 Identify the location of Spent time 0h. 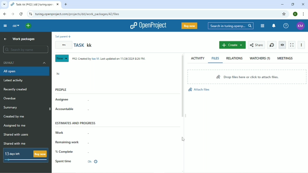
(78, 161).